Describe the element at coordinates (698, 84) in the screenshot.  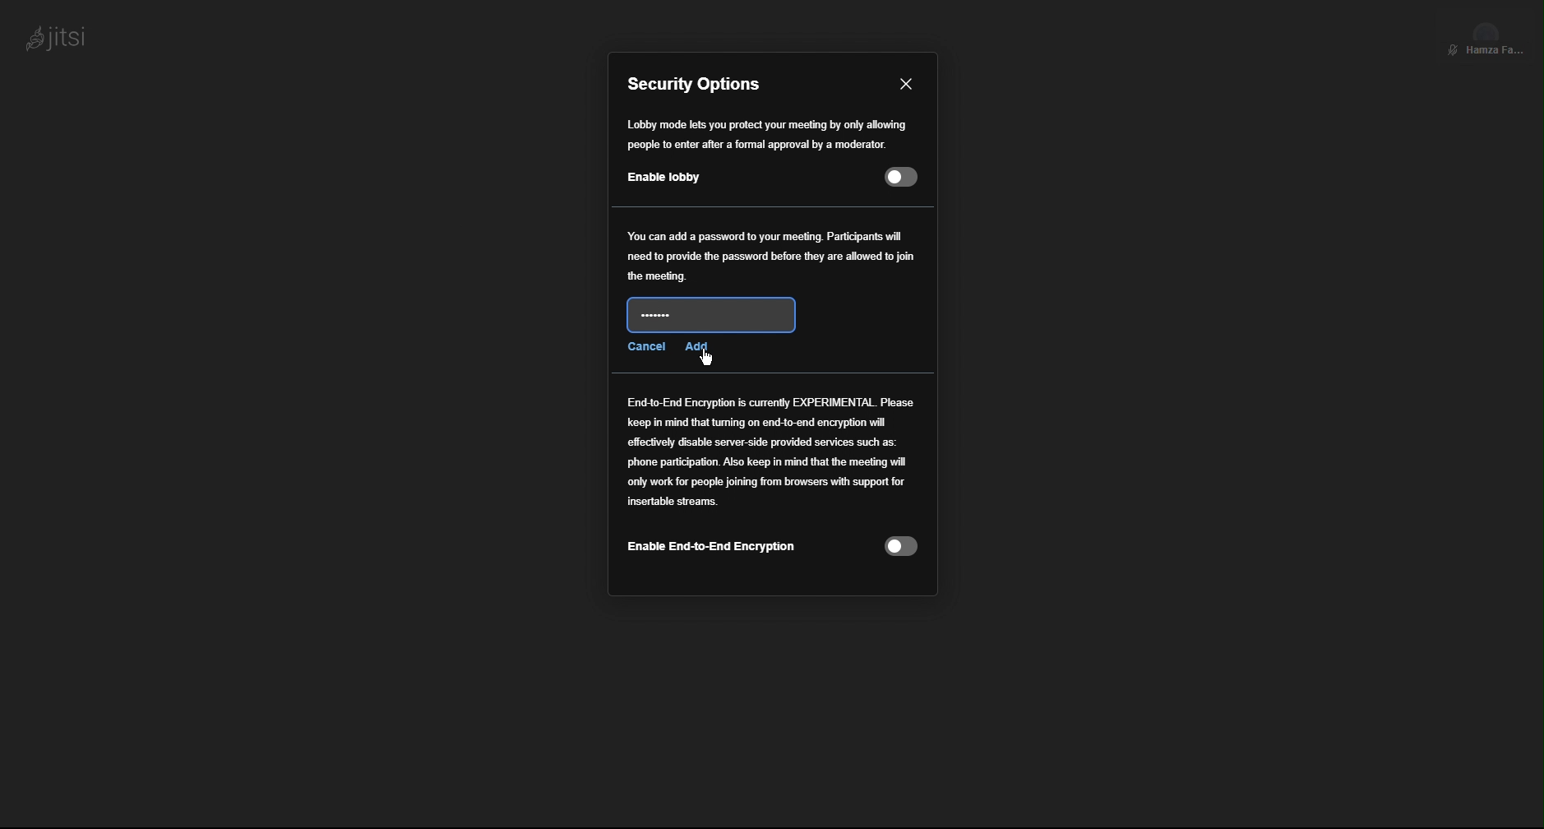
I see `Security Options` at that location.